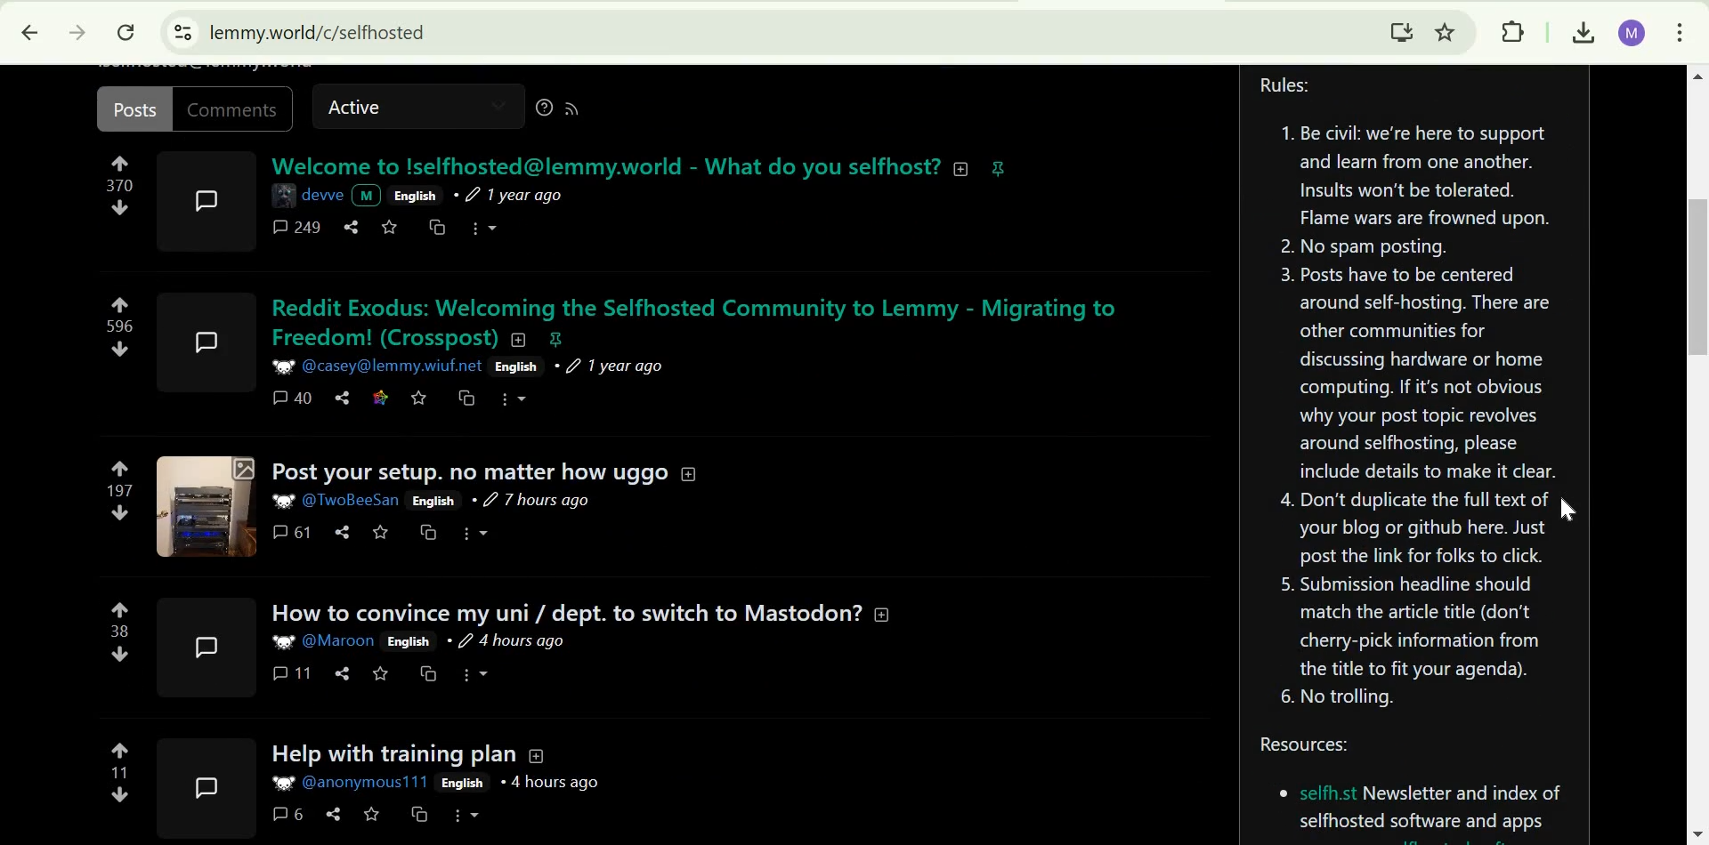 Image resolution: width=1709 pixels, height=845 pixels. What do you see at coordinates (966, 169) in the screenshot?
I see `collapse` at bounding box center [966, 169].